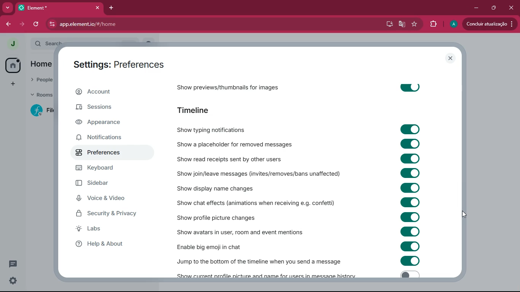  Describe the element at coordinates (490, 24) in the screenshot. I see `concluir atualizacao` at that location.